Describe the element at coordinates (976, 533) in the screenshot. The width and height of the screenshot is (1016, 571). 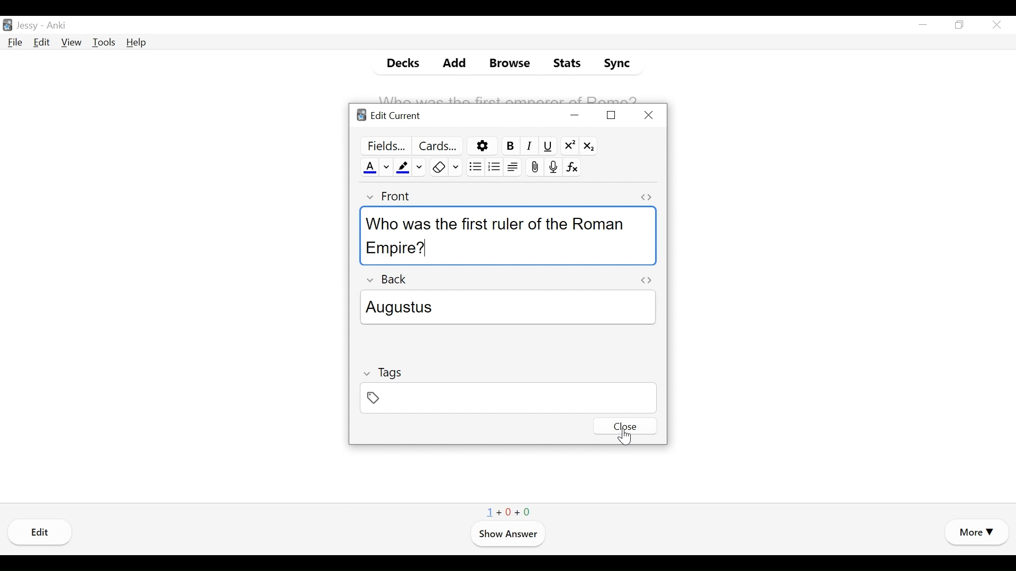
I see `More Options` at that location.